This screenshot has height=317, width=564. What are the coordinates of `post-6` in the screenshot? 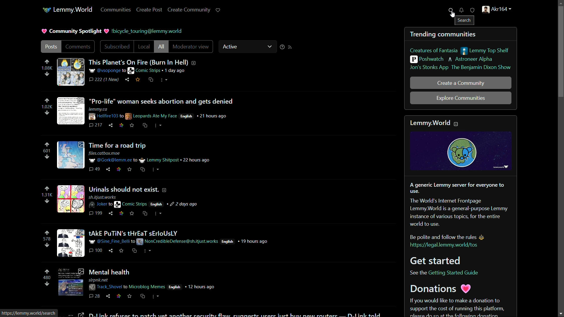 It's located at (135, 282).